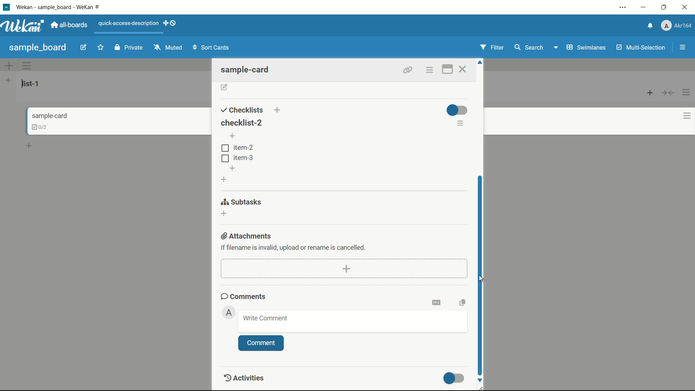 The image size is (695, 391). What do you see at coordinates (233, 168) in the screenshot?
I see `add item` at bounding box center [233, 168].